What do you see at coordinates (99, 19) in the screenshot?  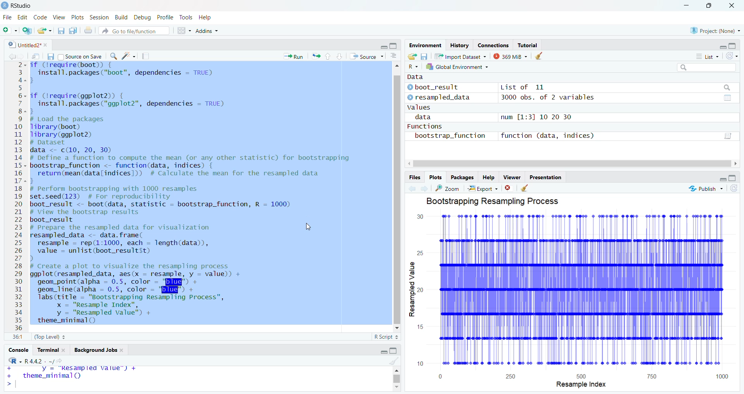 I see `Session` at bounding box center [99, 19].